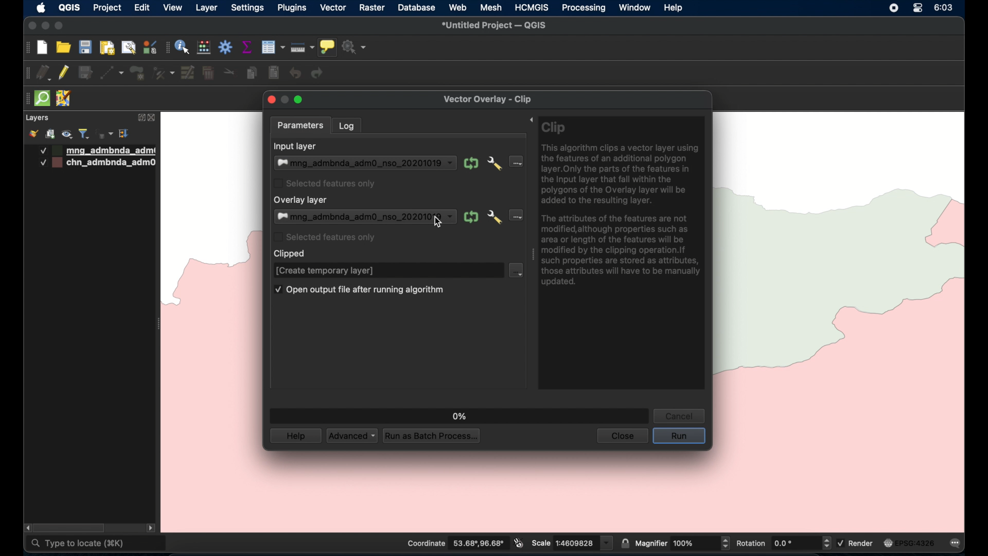 This screenshot has height=556, width=988. What do you see at coordinates (300, 100) in the screenshot?
I see `maximize` at bounding box center [300, 100].